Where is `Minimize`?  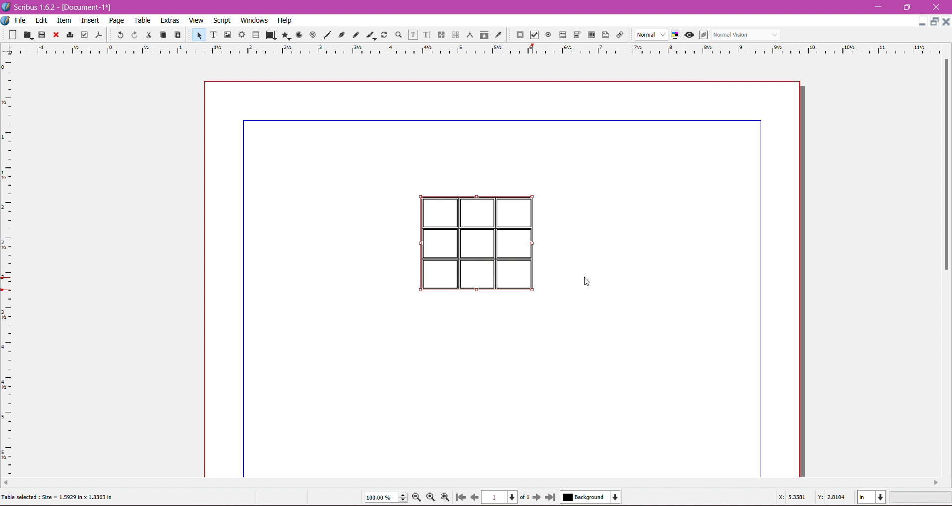 Minimize is located at coordinates (922, 20).